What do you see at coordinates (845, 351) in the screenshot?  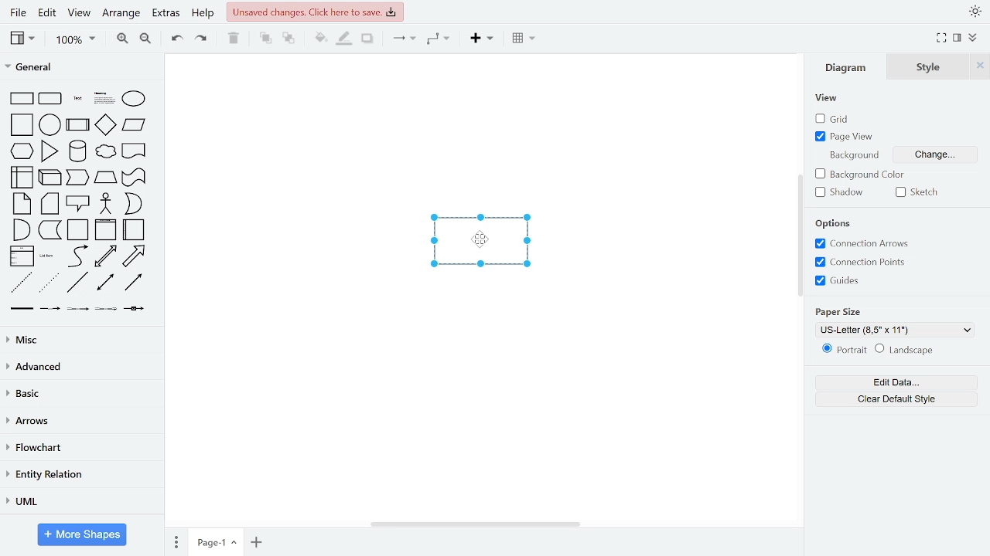 I see `portrait` at bounding box center [845, 351].